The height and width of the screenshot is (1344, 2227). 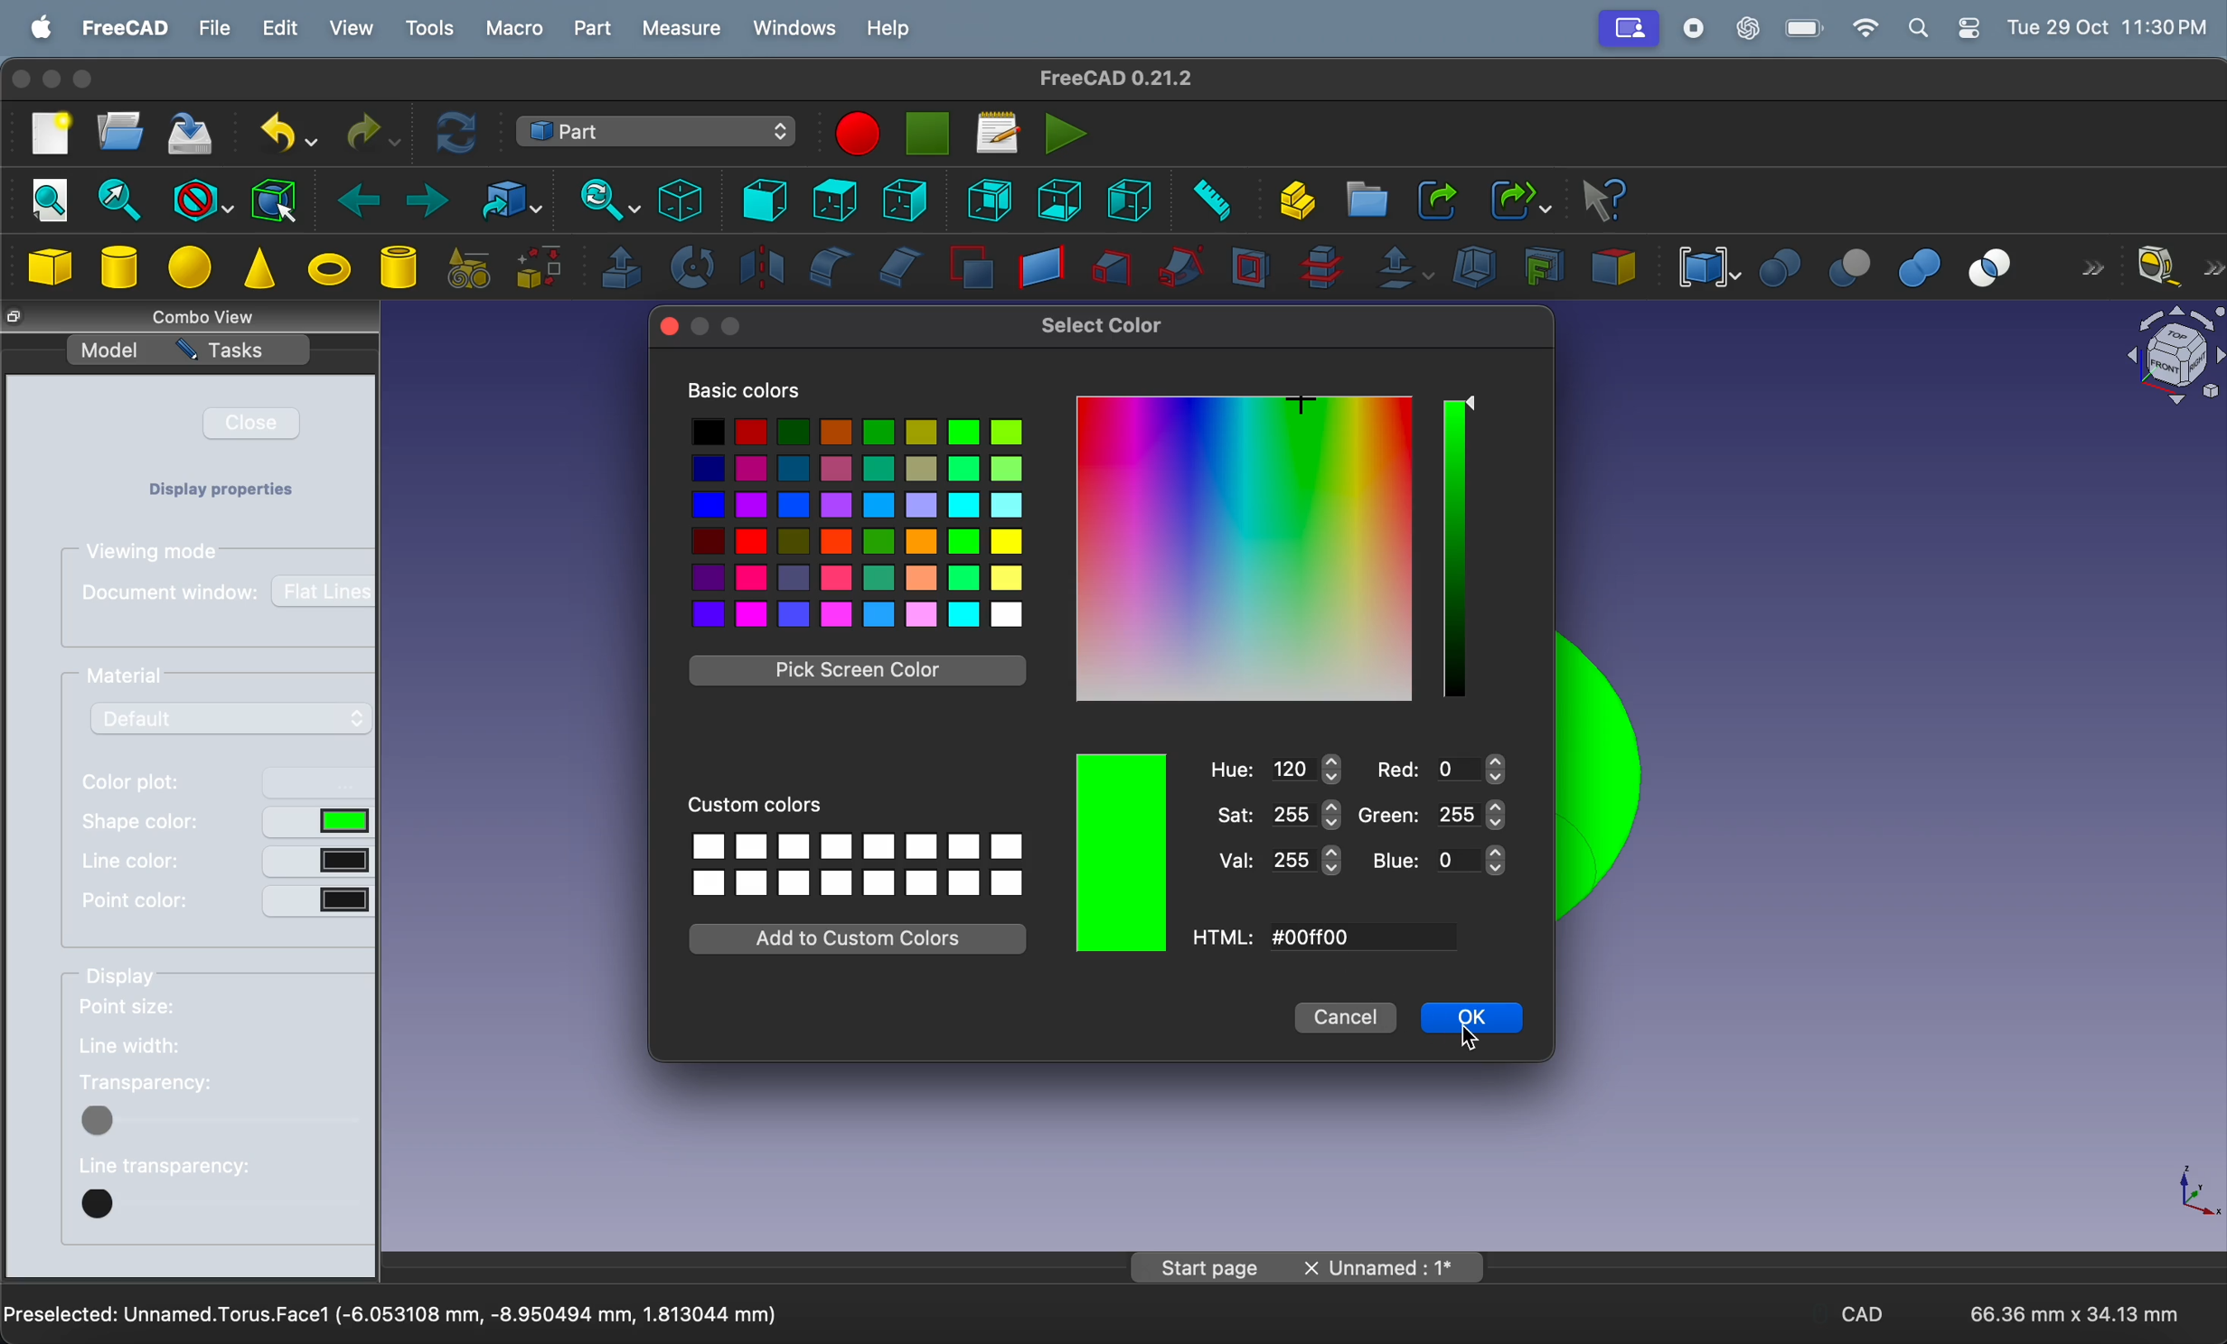 What do you see at coordinates (929, 134) in the screenshot?
I see `stop marco recording` at bounding box center [929, 134].